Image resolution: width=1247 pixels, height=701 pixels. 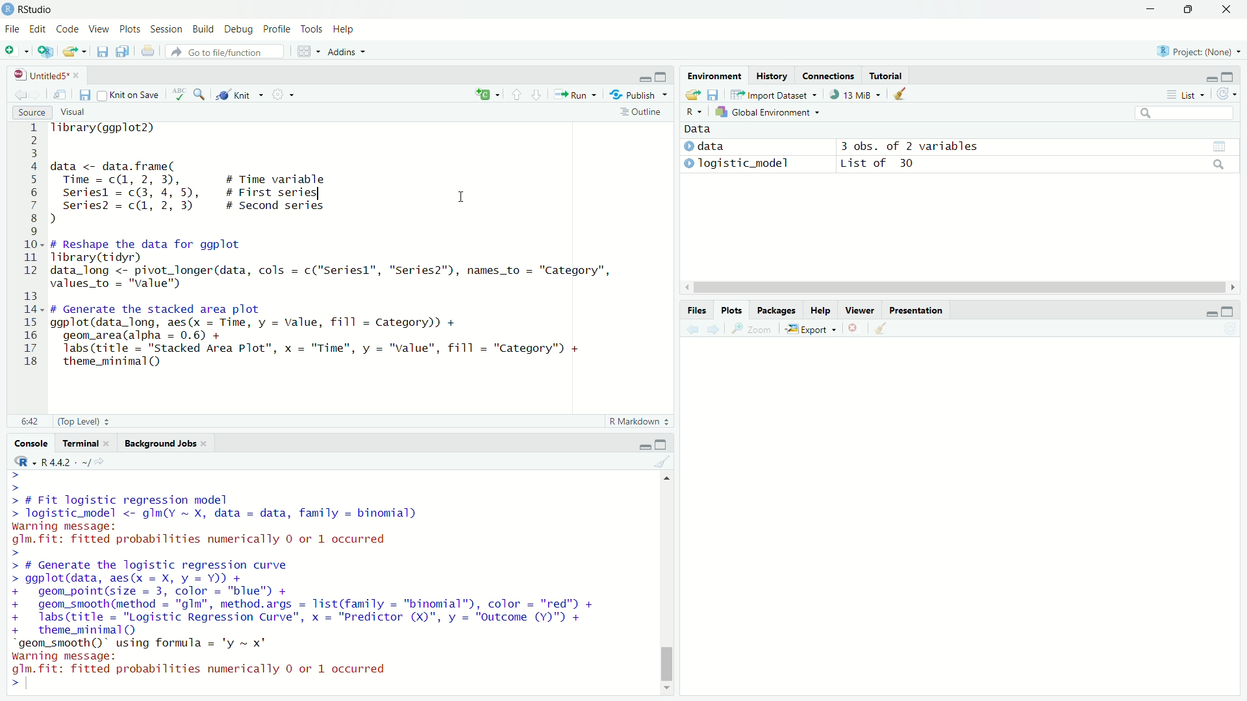 What do you see at coordinates (820, 310) in the screenshot?
I see `Help.` at bounding box center [820, 310].